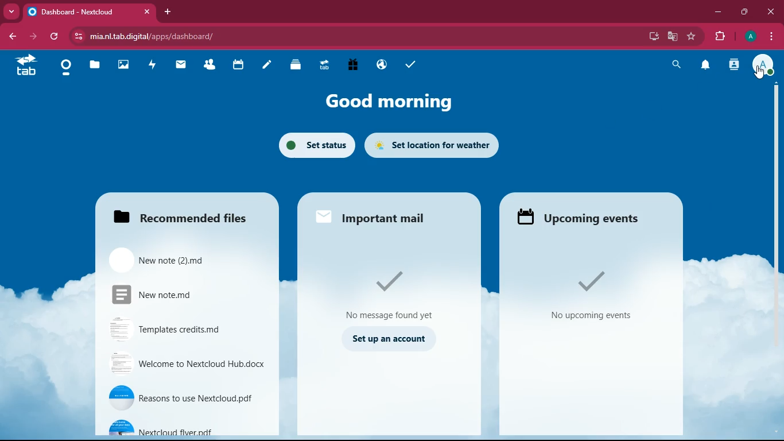  Describe the element at coordinates (770, 13) in the screenshot. I see `close` at that location.